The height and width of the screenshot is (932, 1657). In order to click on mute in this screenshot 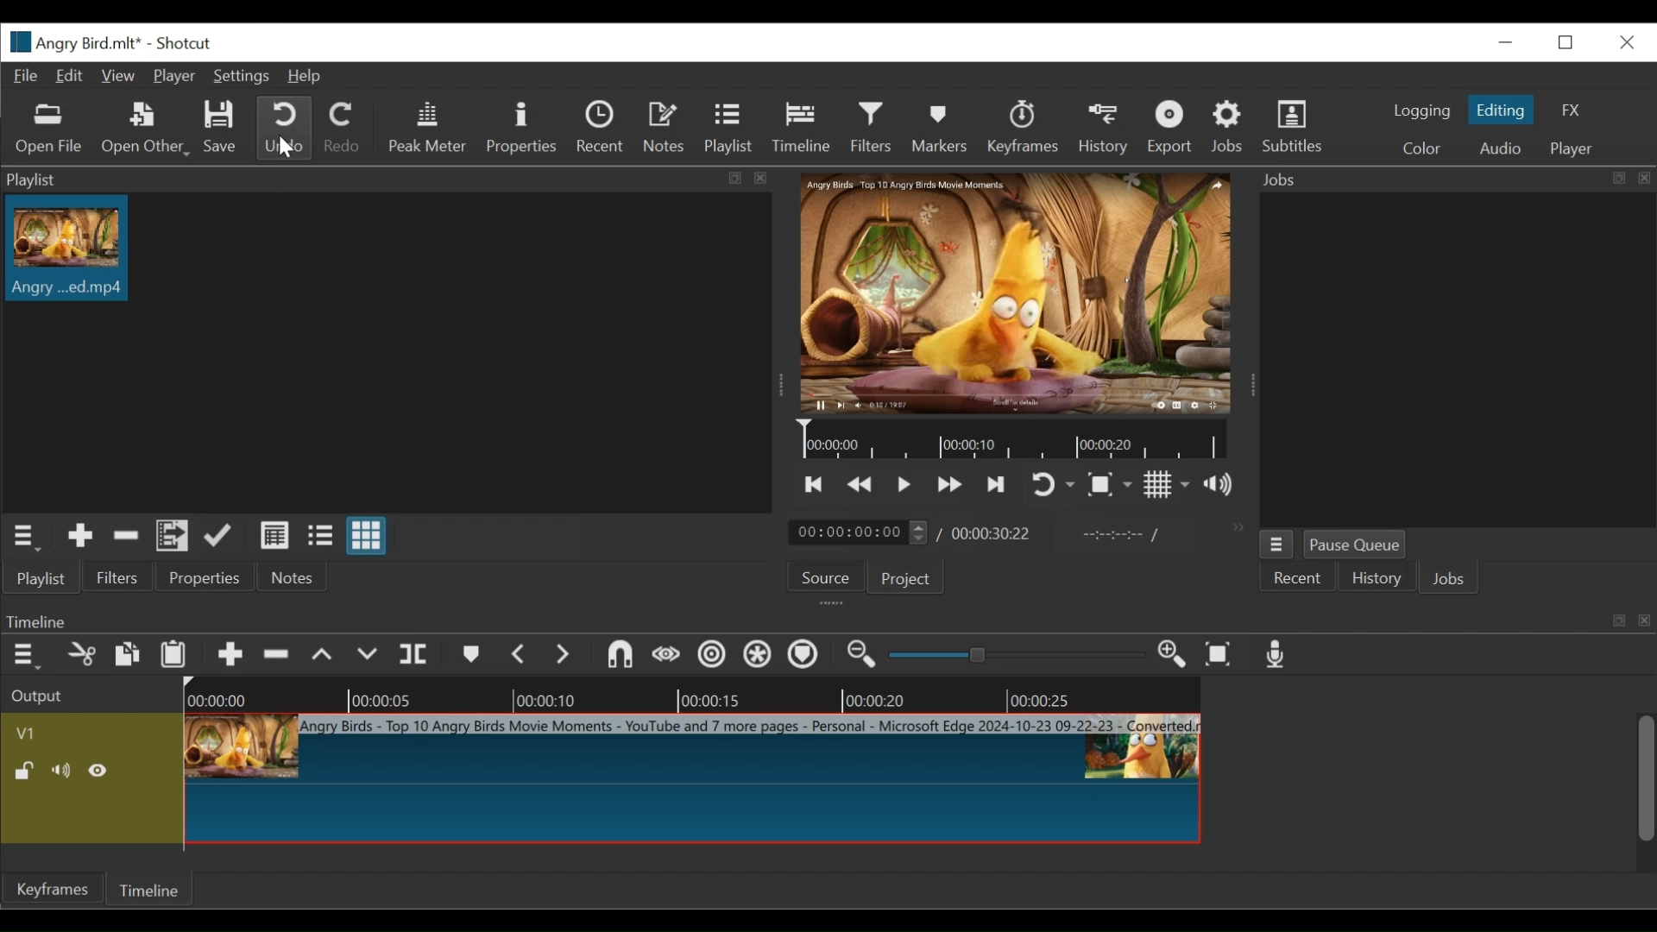, I will do `click(59, 768)`.